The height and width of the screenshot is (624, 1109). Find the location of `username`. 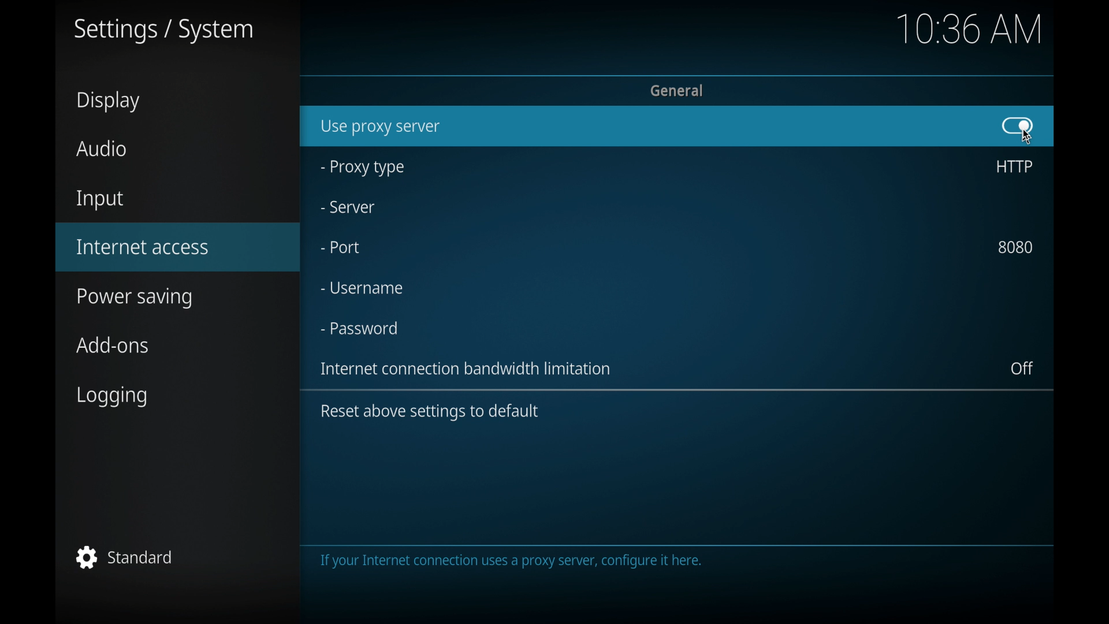

username is located at coordinates (361, 288).